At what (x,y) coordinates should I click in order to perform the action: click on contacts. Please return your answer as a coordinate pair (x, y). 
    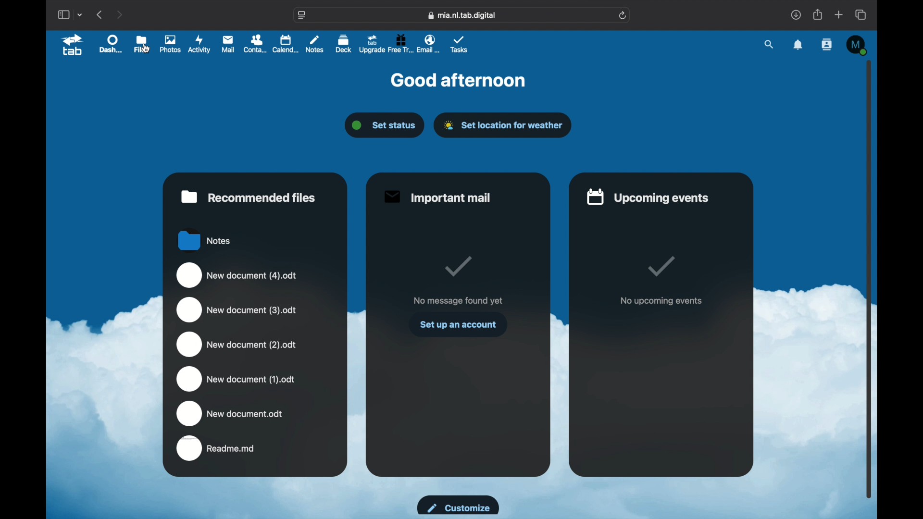
    Looking at the image, I should click on (827, 45).